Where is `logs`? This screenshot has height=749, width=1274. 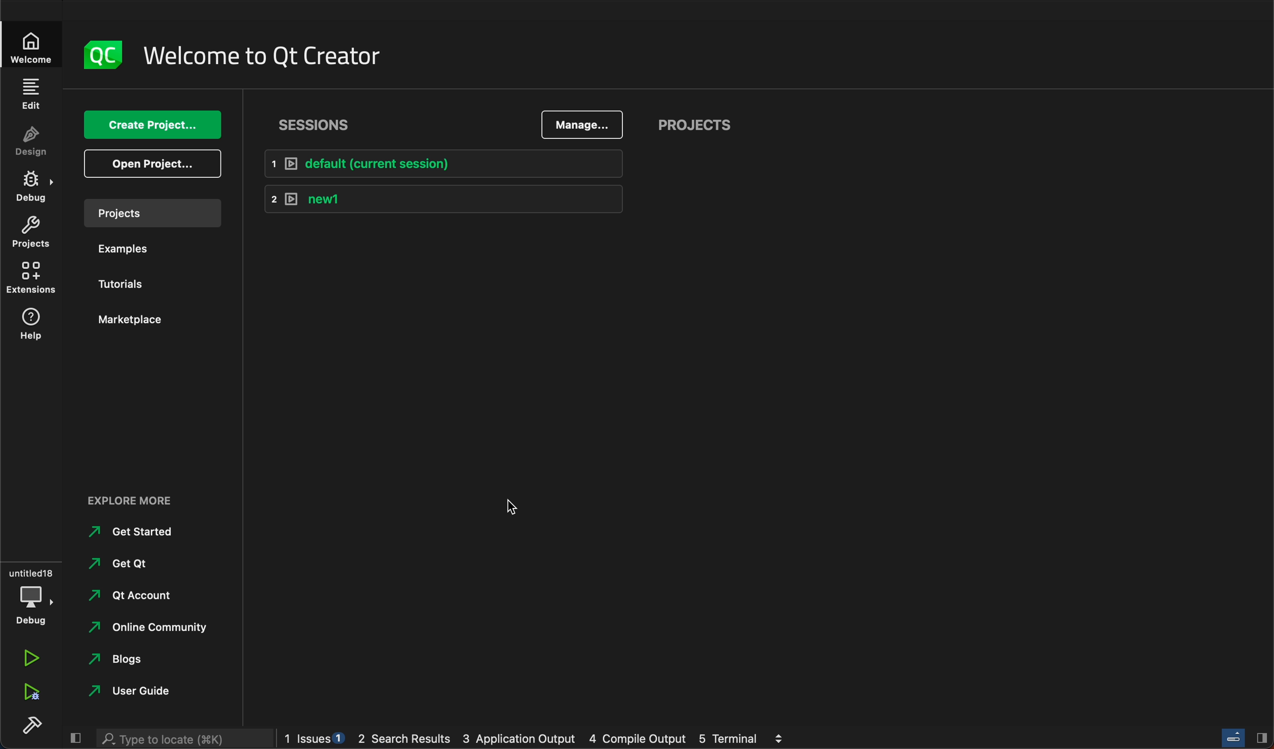
logs is located at coordinates (535, 739).